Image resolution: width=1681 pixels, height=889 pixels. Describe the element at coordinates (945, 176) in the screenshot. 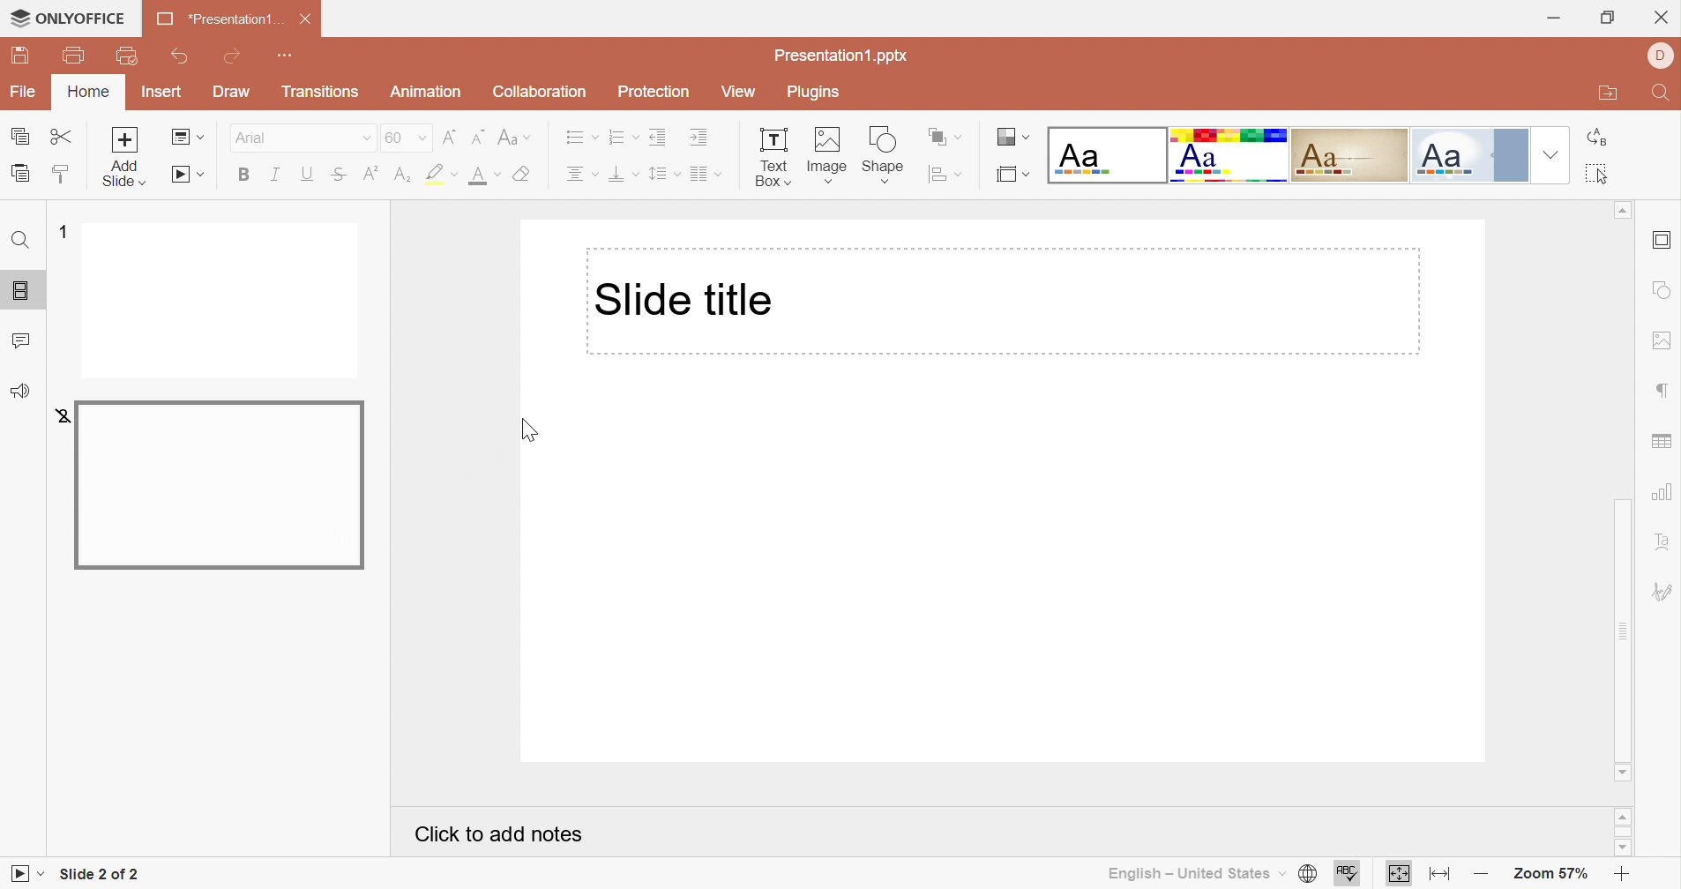

I see `Align shape` at that location.